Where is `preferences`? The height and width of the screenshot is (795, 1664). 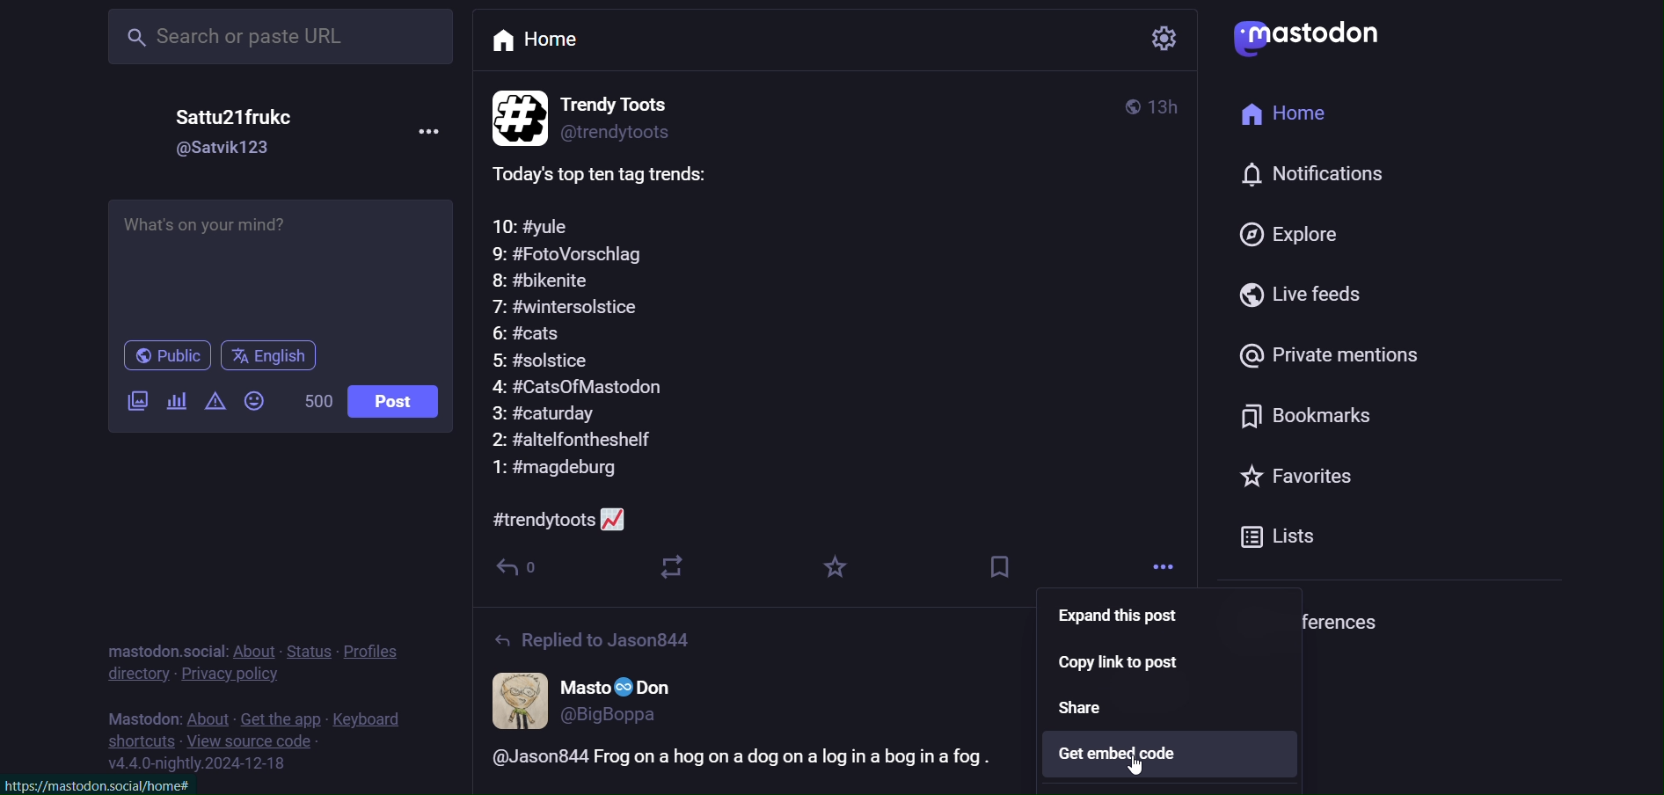 preferences is located at coordinates (1308, 618).